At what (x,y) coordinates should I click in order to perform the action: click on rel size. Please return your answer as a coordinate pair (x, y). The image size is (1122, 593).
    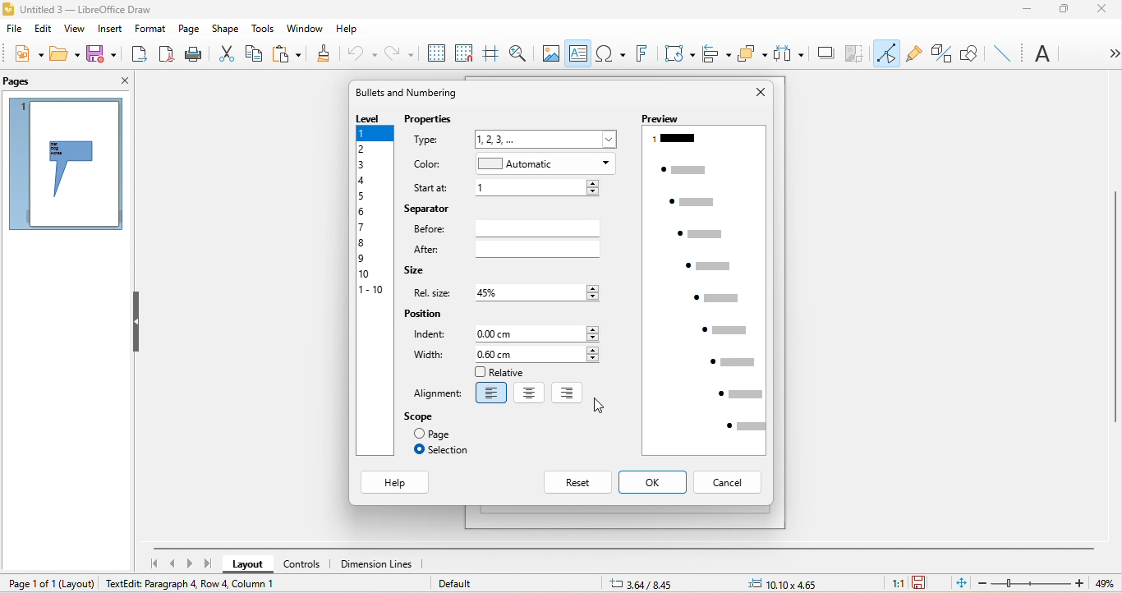
    Looking at the image, I should click on (435, 292).